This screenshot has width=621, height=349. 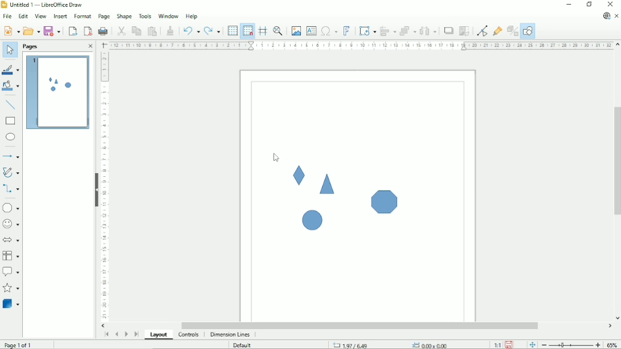 I want to click on Insert special characters, so click(x=329, y=31).